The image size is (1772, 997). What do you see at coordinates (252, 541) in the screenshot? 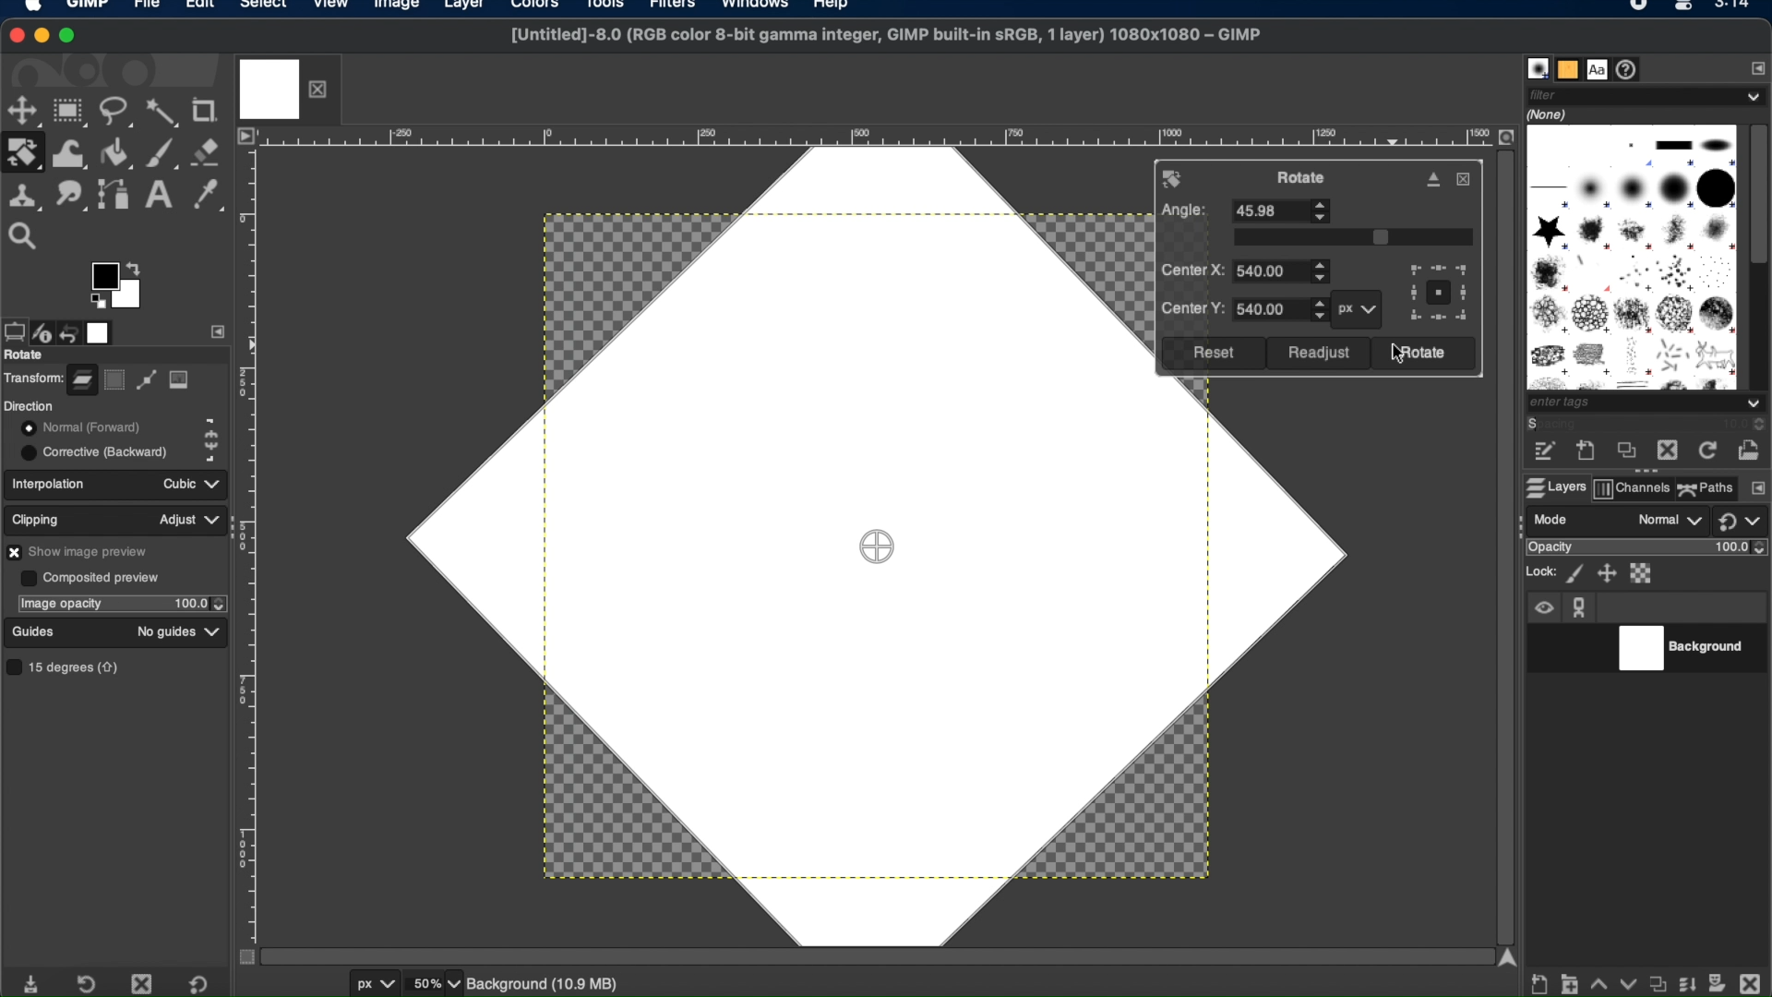
I see `margin` at bounding box center [252, 541].